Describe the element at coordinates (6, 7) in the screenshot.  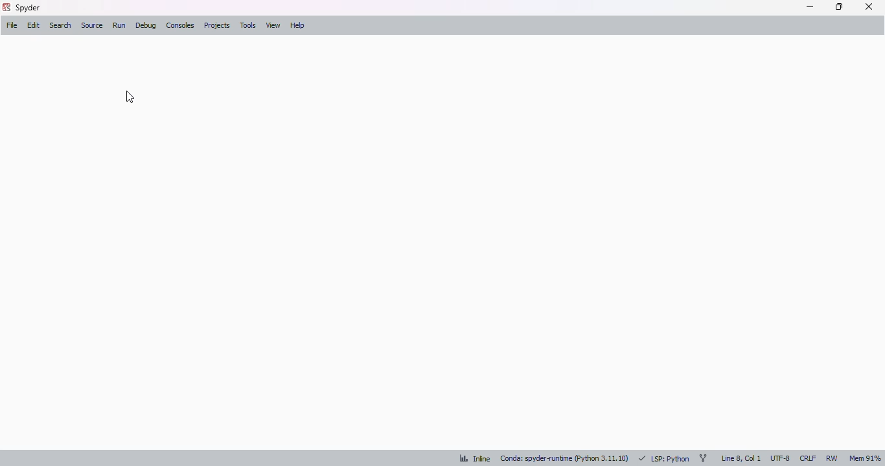
I see `logo` at that location.